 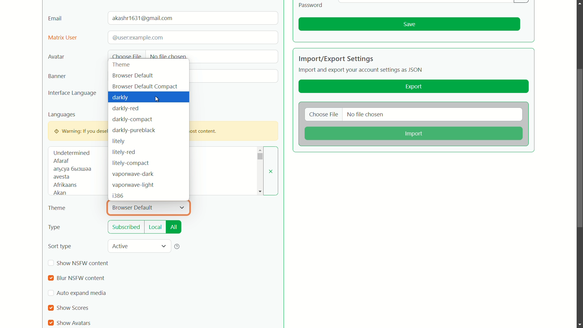 What do you see at coordinates (271, 171) in the screenshot?
I see `close` at bounding box center [271, 171].